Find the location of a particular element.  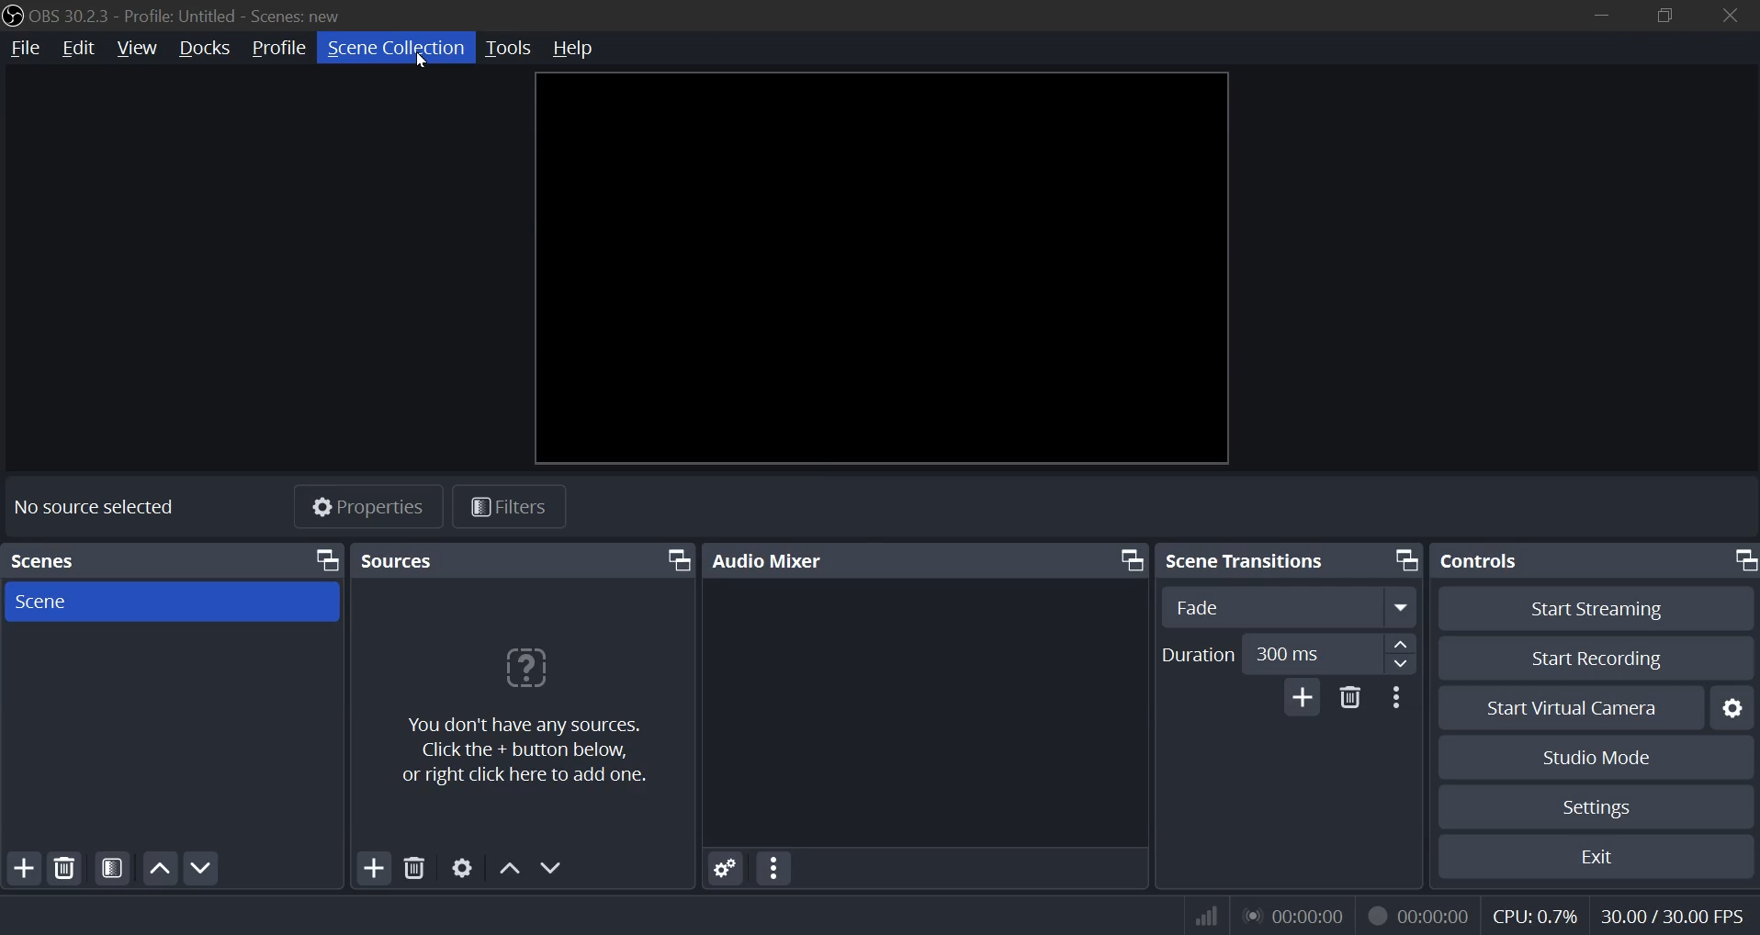

docks is located at coordinates (204, 51).